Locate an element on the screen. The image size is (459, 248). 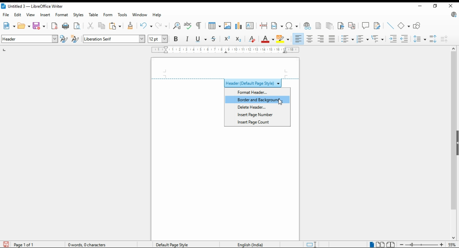
font is located at coordinates (114, 39).